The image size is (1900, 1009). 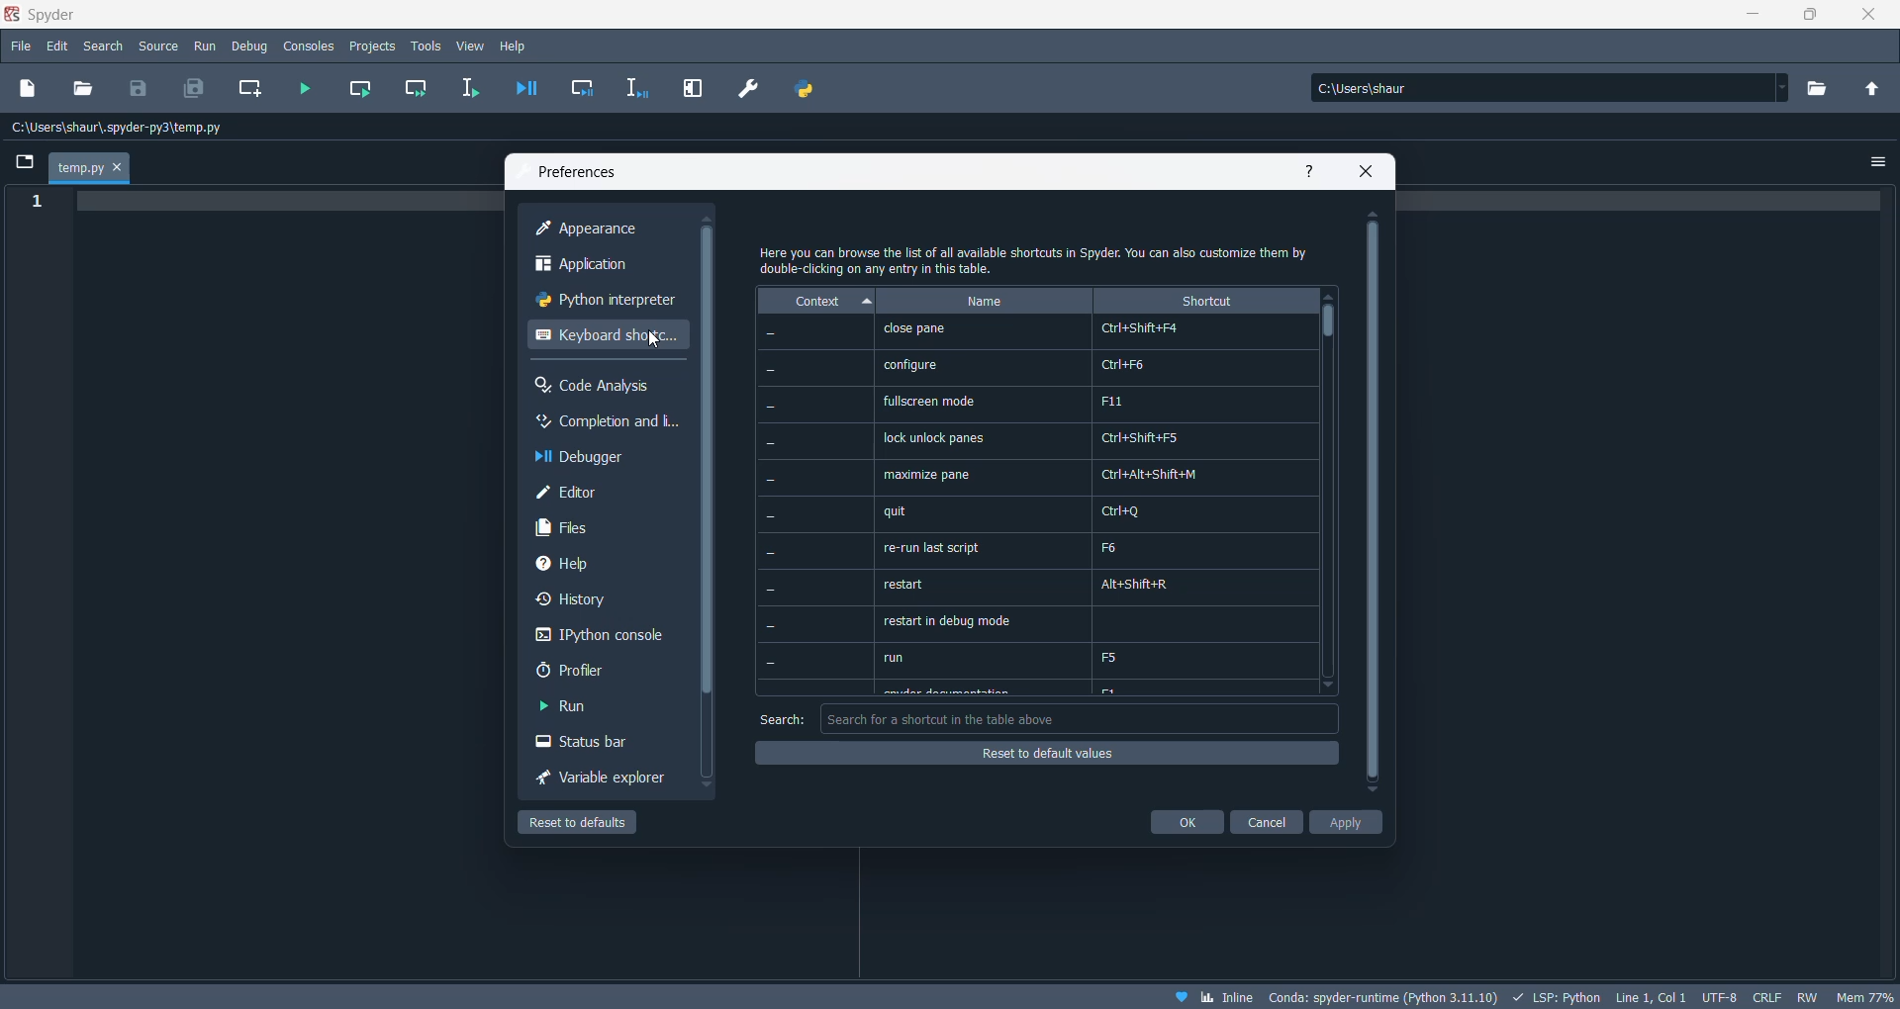 I want to click on files, so click(x=593, y=531).